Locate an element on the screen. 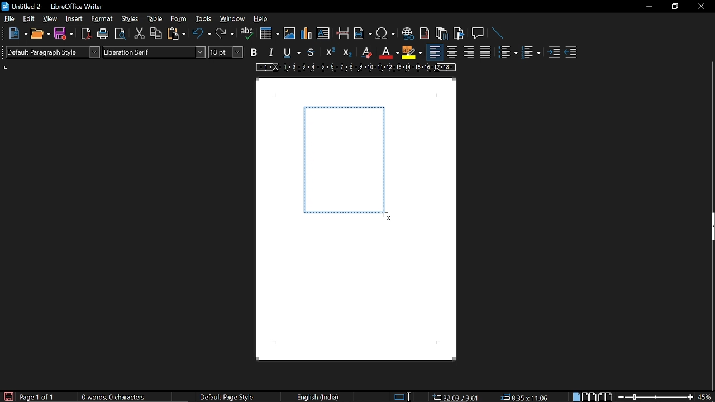 This screenshot has width=715, height=402. 4.99/3.22 is located at coordinates (454, 396).